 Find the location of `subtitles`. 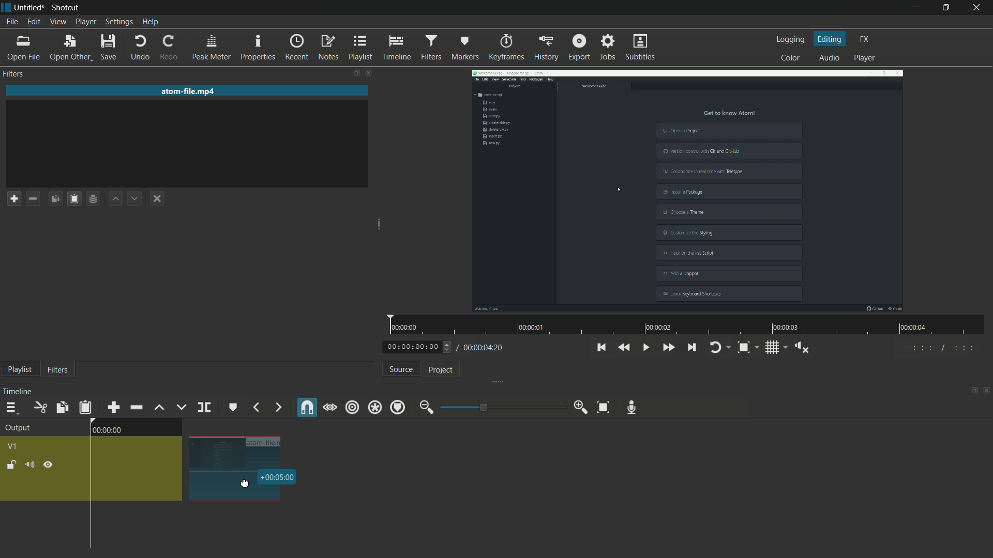

subtitles is located at coordinates (640, 47).